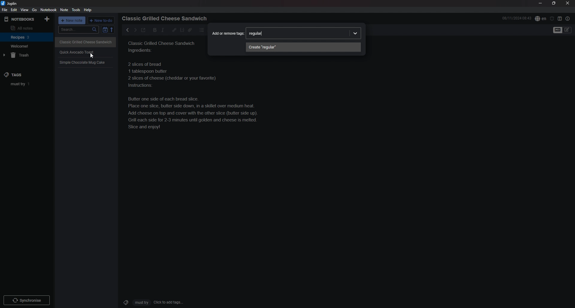 The image size is (575, 308). I want to click on tag, so click(28, 84).